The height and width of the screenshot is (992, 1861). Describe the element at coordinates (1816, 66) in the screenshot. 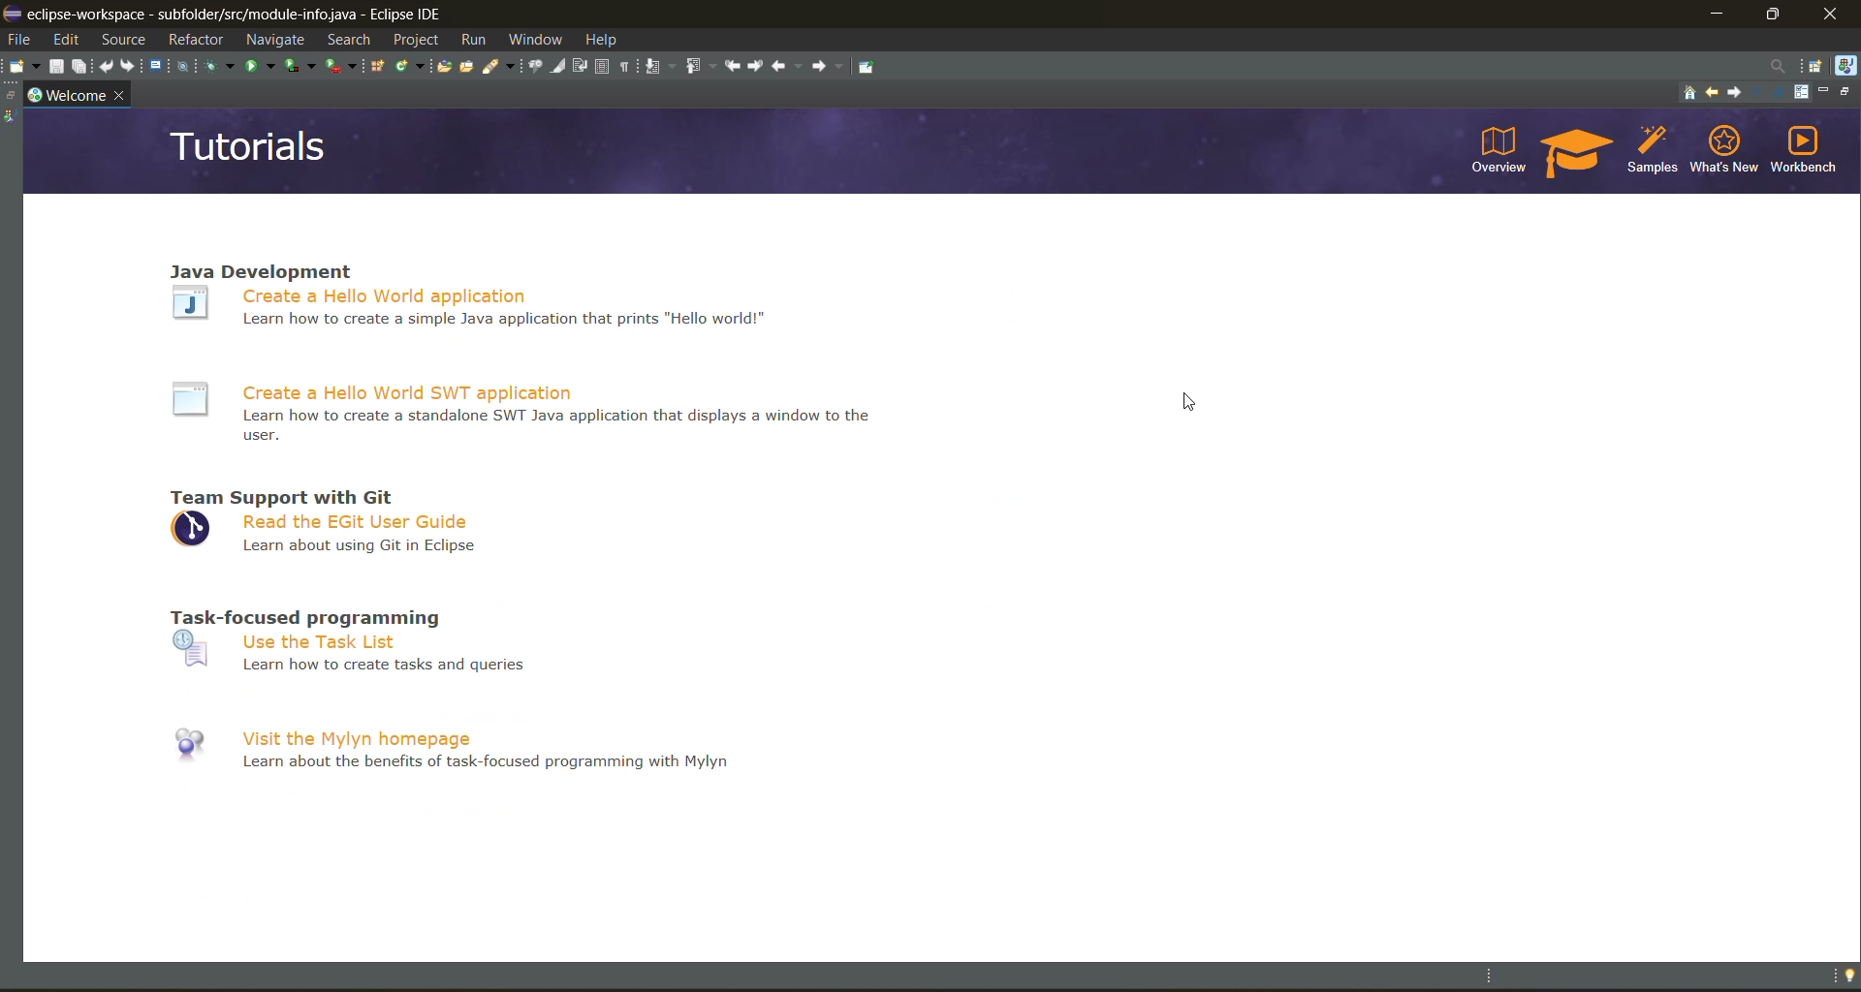

I see `open perspective` at that location.